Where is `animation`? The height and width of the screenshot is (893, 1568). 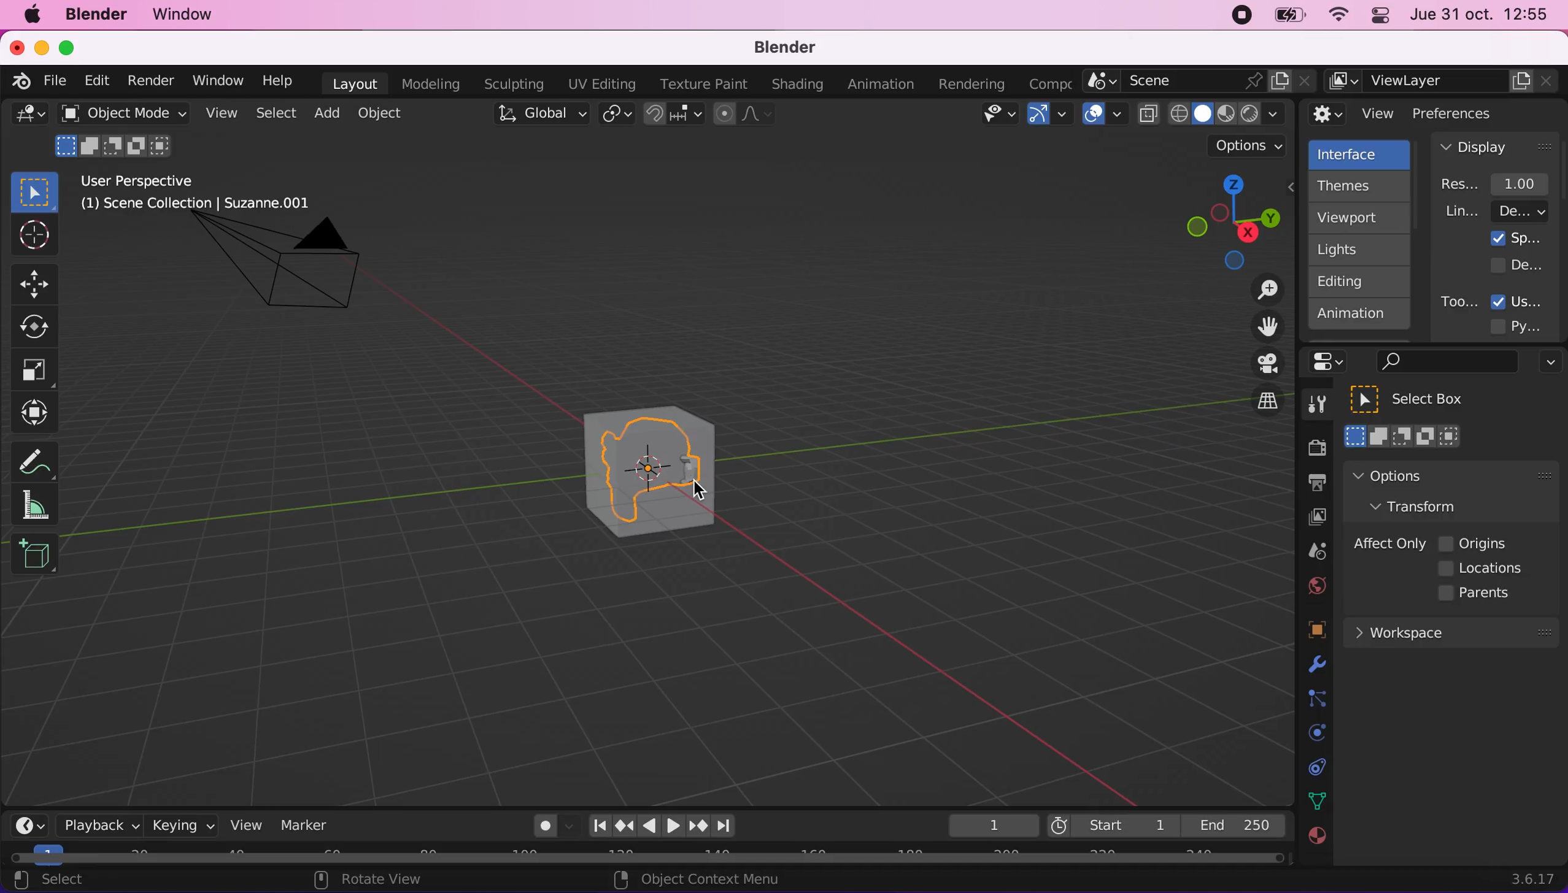 animation is located at coordinates (884, 85).